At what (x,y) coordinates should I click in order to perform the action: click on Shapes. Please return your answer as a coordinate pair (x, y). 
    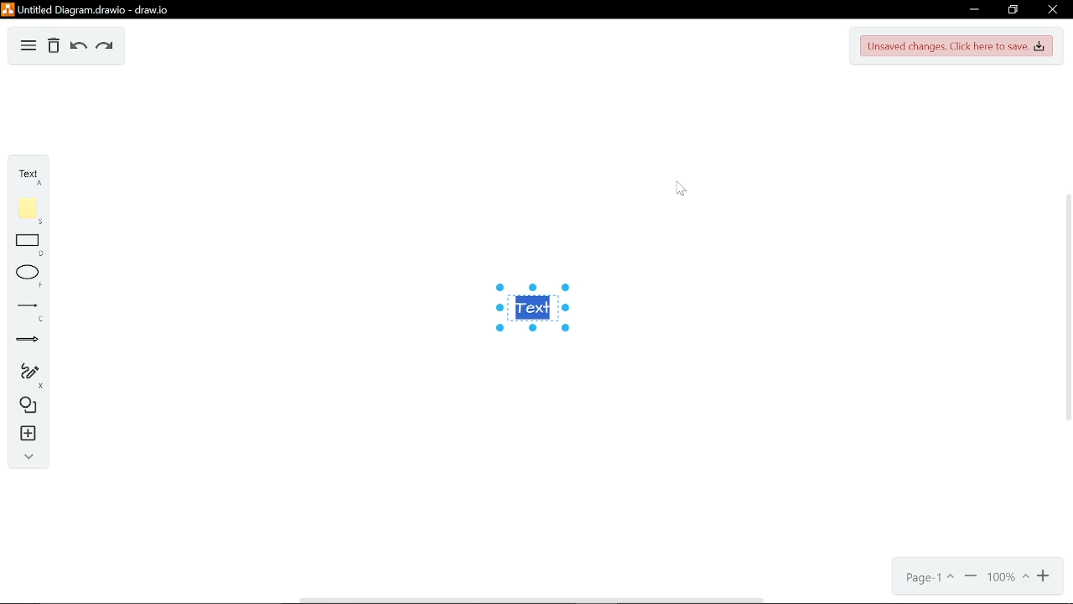
    Looking at the image, I should click on (23, 408).